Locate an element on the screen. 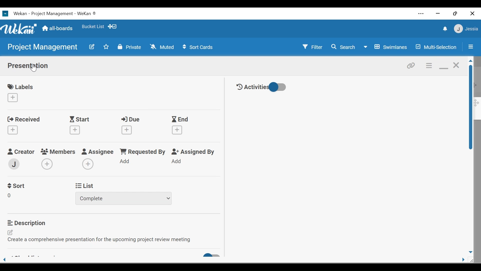  Create label is located at coordinates (13, 98).